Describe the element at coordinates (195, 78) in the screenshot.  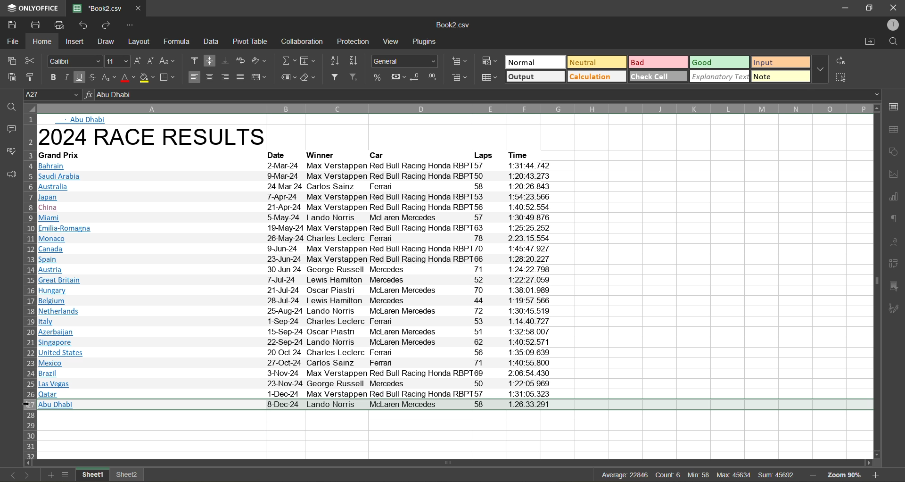
I see `align left` at that location.